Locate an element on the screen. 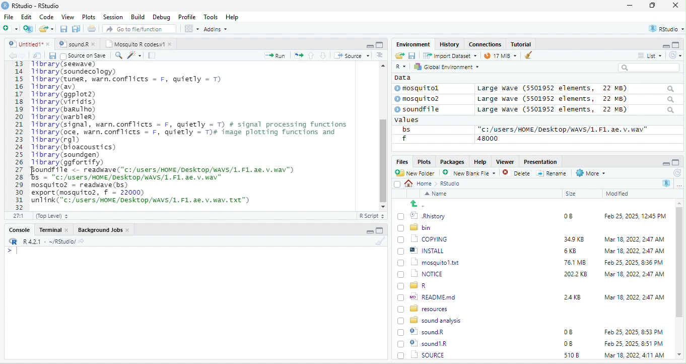 This screenshot has width=686, height=364. maximize is located at coordinates (654, 6).